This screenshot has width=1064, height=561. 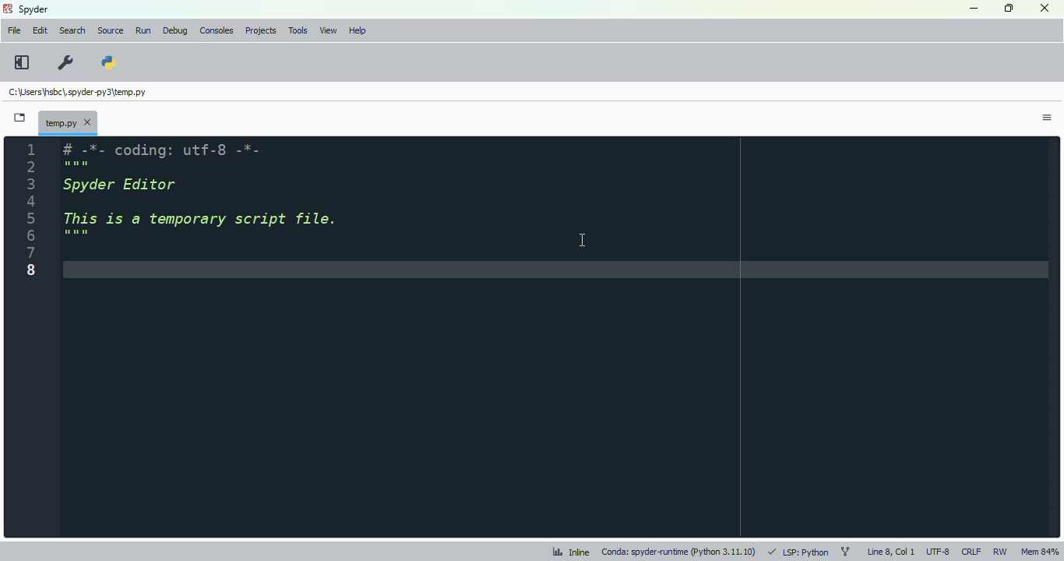 What do you see at coordinates (78, 93) in the screenshot?
I see `temporary file` at bounding box center [78, 93].